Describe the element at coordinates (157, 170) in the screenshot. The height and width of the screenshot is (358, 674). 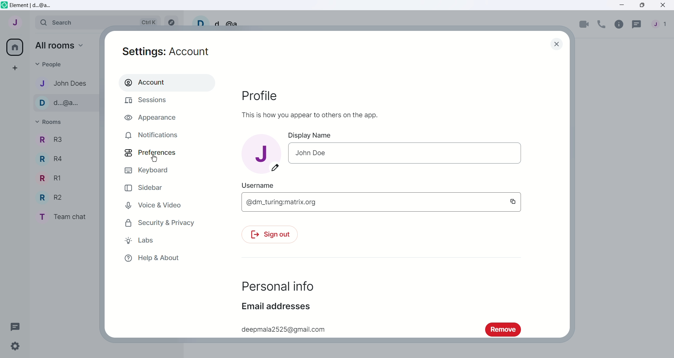
I see `Keyboard` at that location.